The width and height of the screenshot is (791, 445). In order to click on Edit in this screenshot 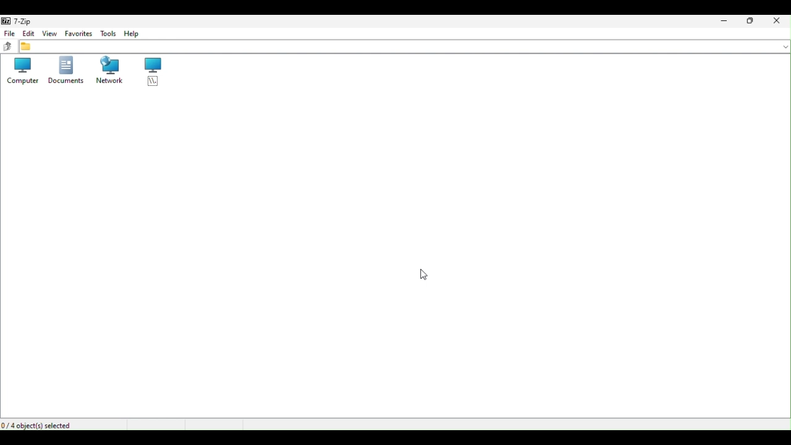, I will do `click(27, 33)`.